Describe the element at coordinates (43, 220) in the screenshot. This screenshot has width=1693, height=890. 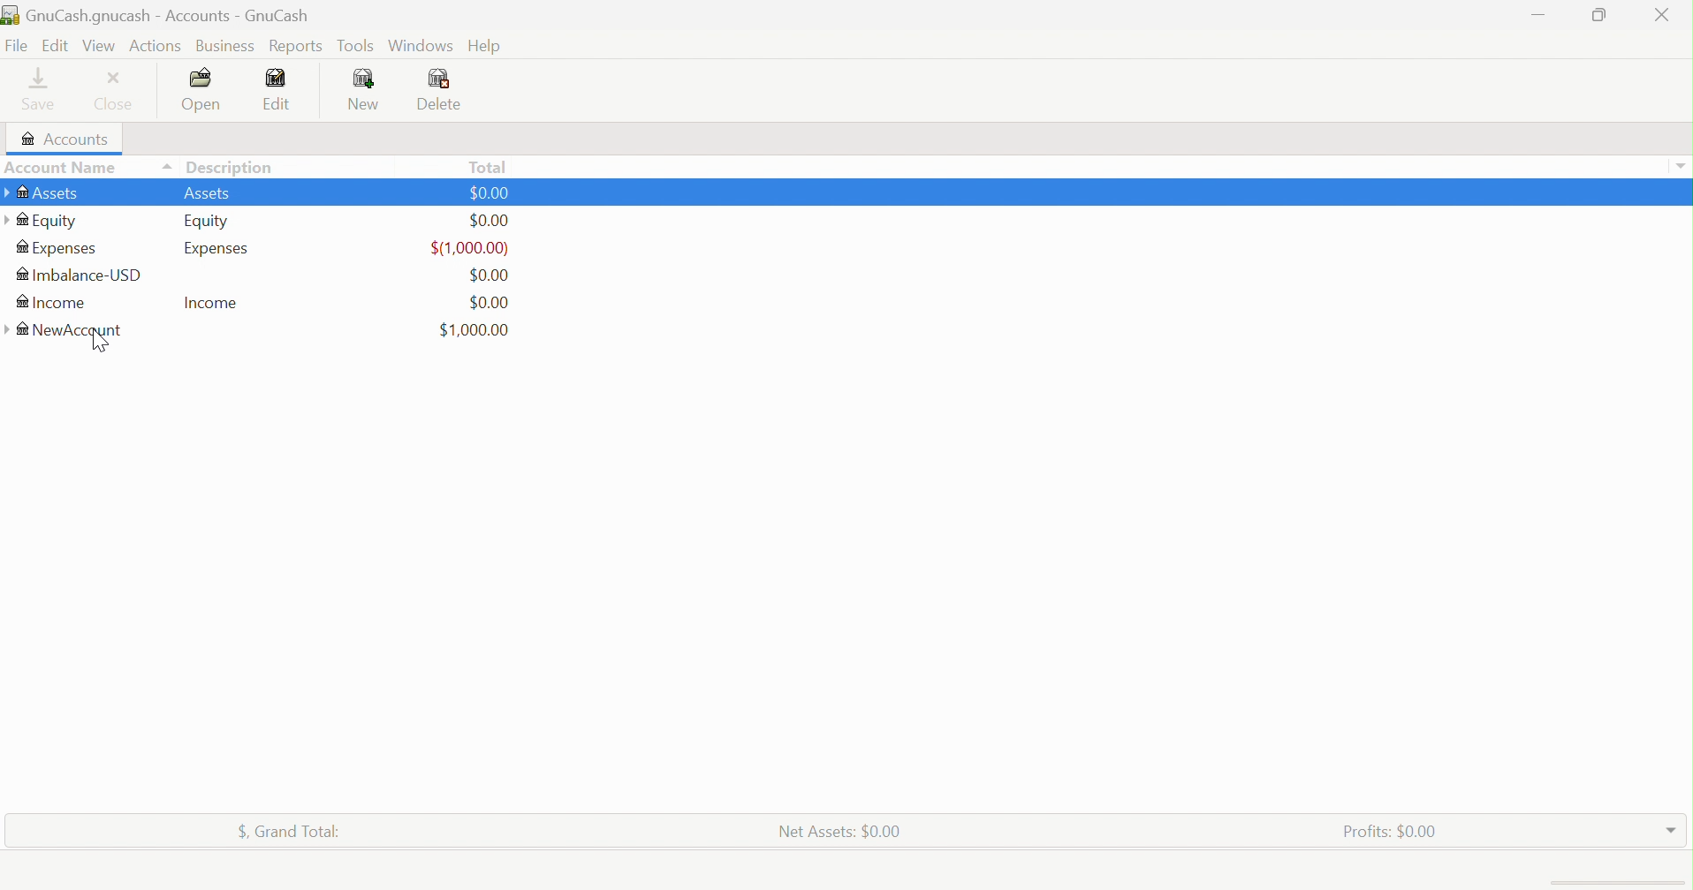
I see `Equity` at that location.